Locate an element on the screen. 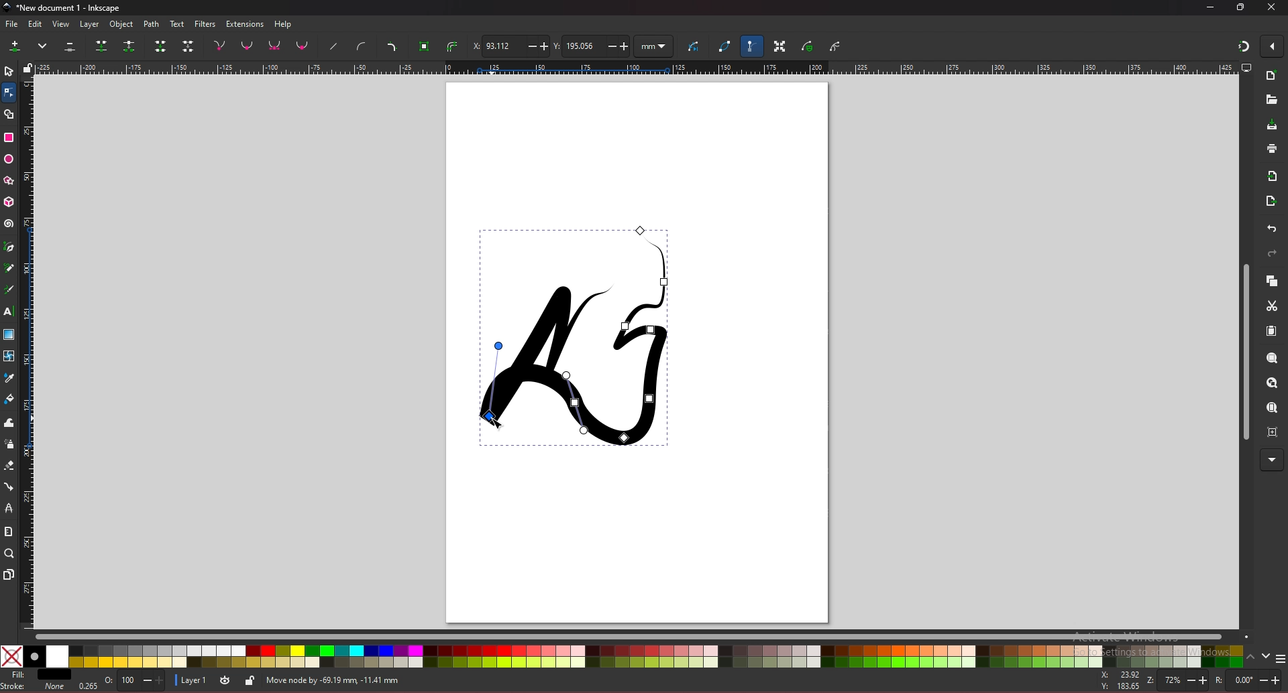 The width and height of the screenshot is (1288, 693). more colors is located at coordinates (1280, 657).